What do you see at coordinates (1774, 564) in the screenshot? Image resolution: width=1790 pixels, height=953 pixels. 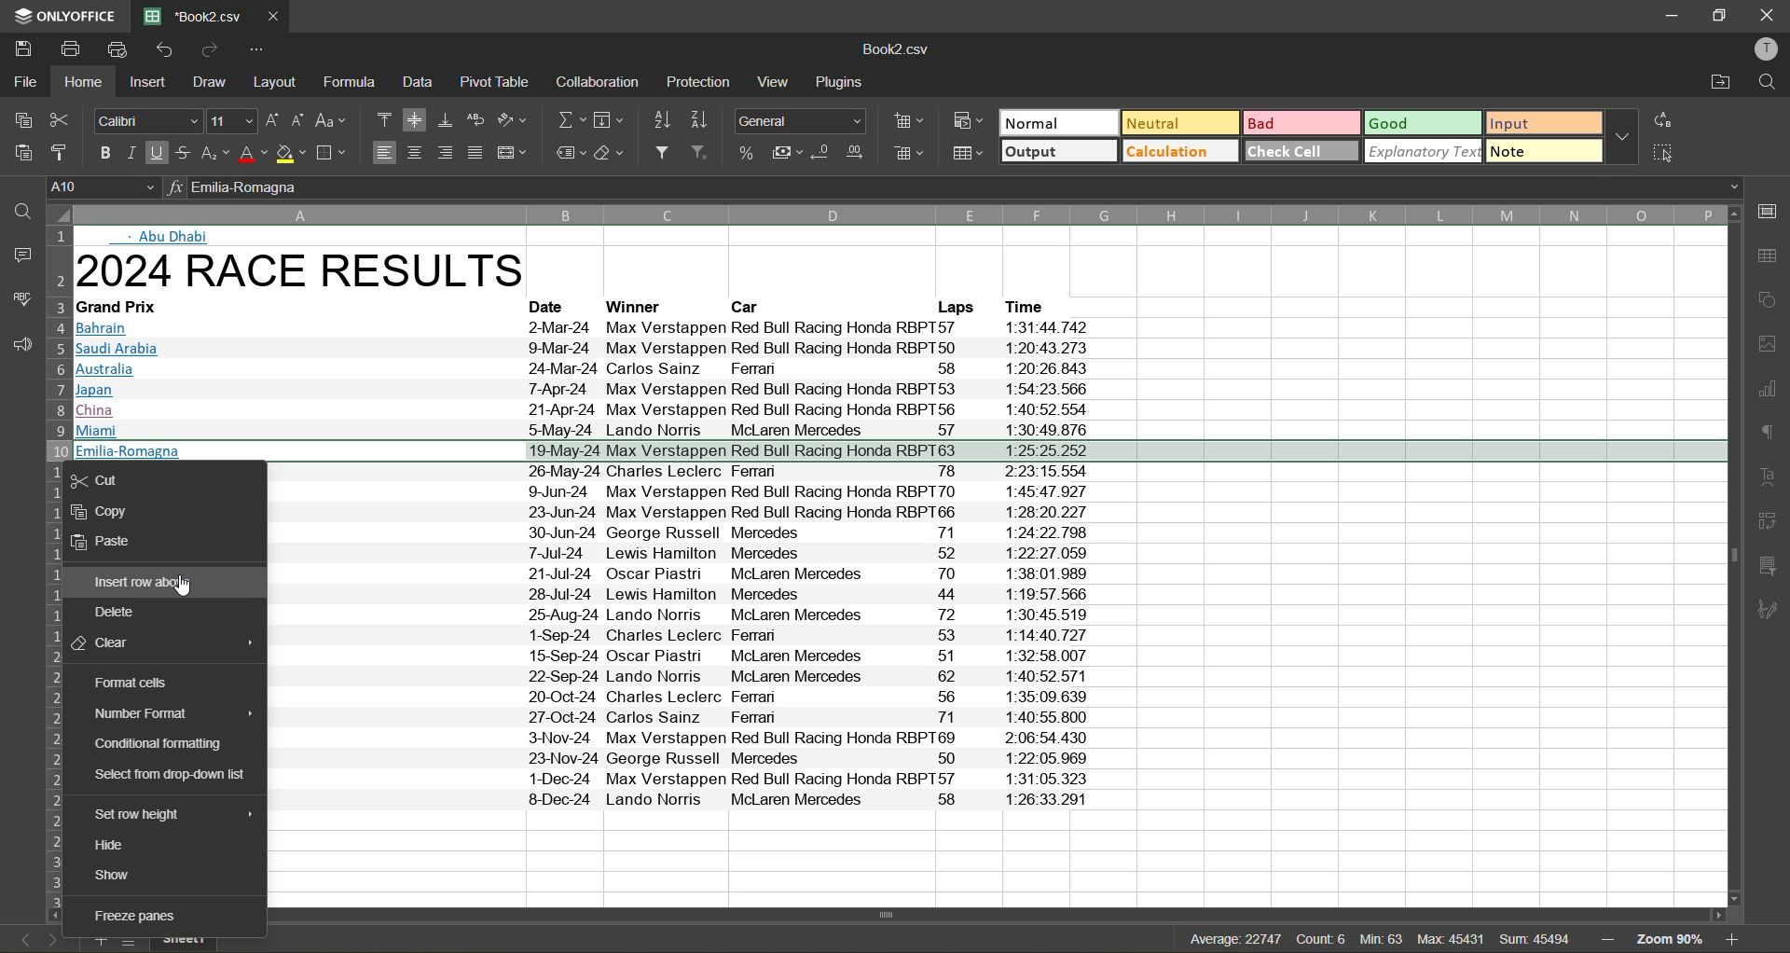 I see `slicer` at bounding box center [1774, 564].